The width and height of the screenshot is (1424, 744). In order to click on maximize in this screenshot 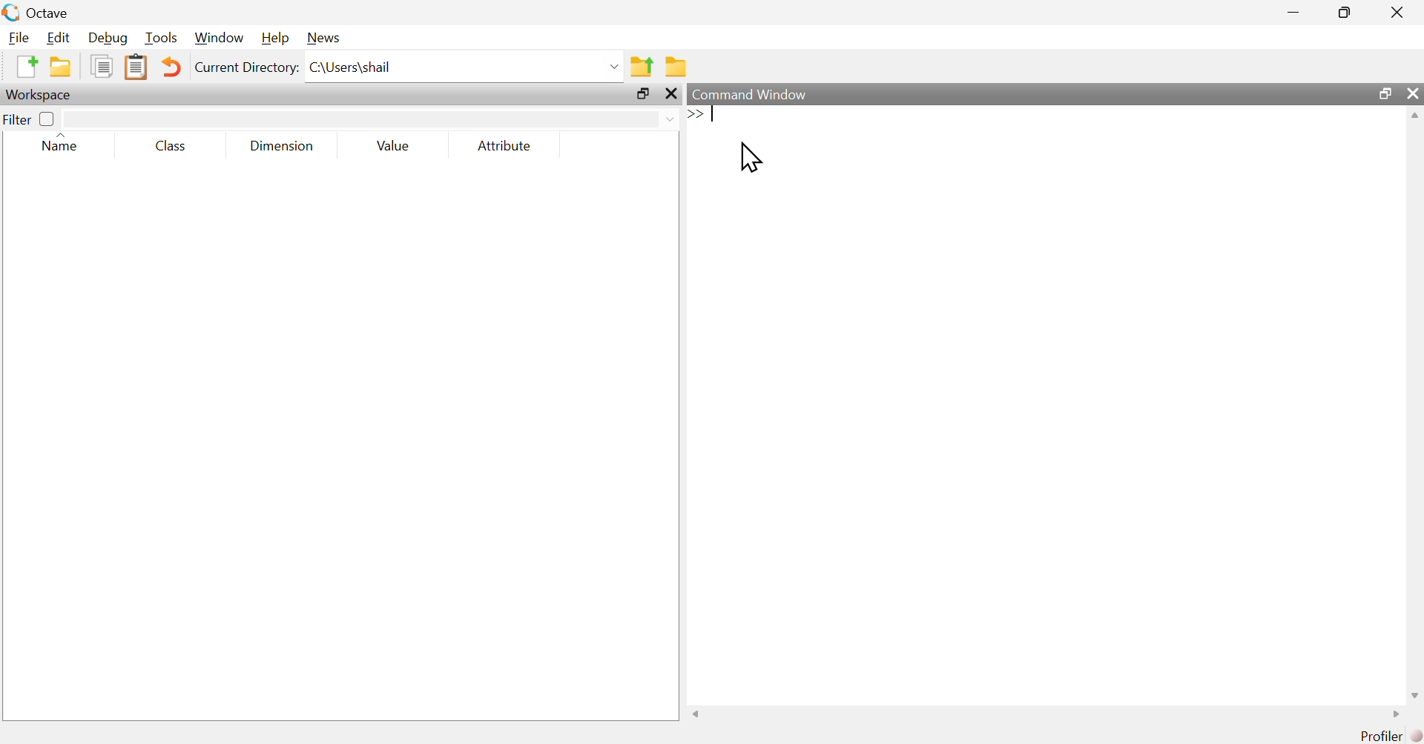, I will do `click(1385, 94)`.